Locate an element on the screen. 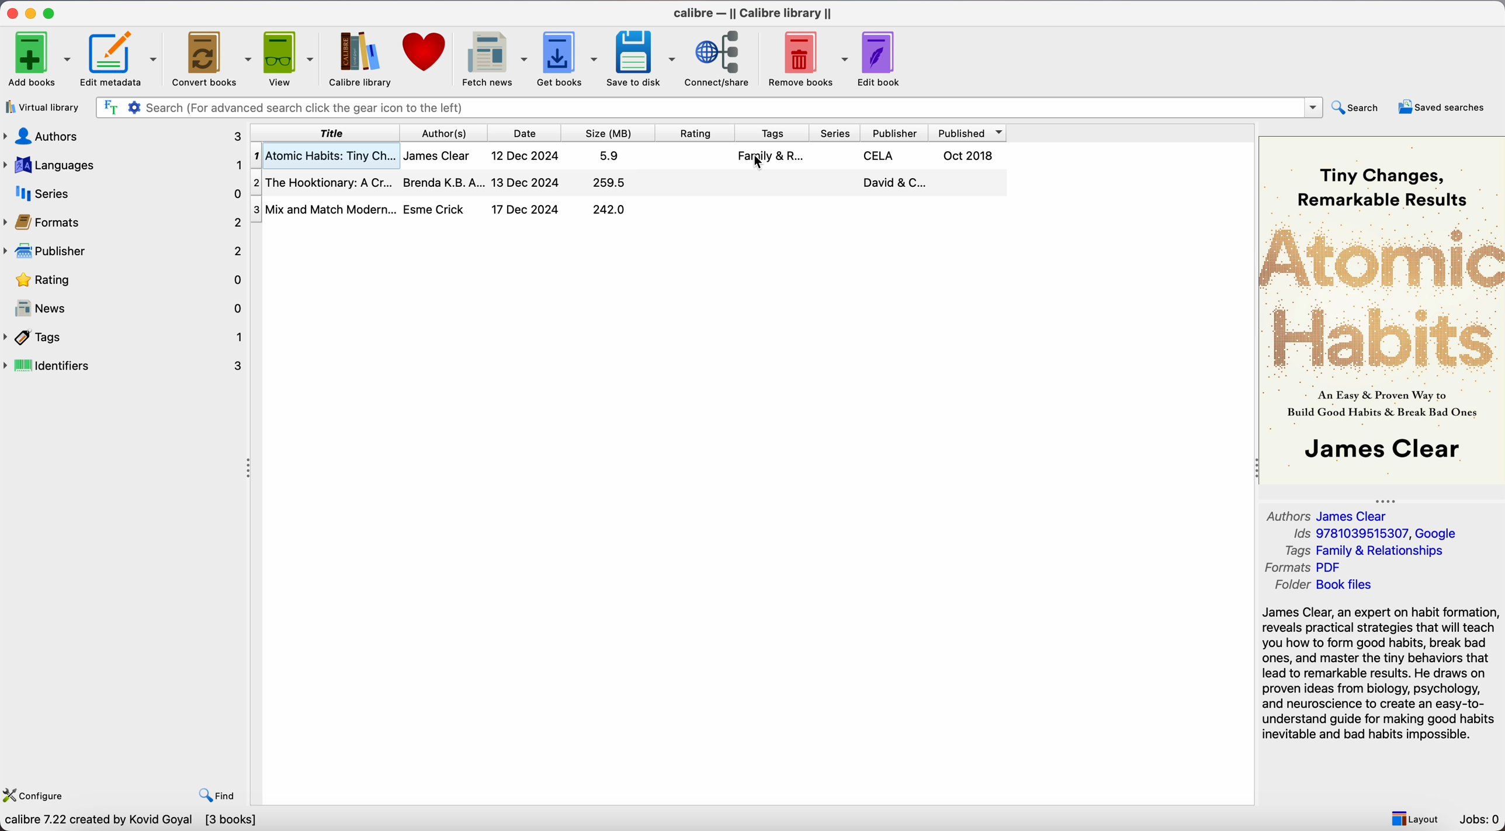  find is located at coordinates (217, 796).